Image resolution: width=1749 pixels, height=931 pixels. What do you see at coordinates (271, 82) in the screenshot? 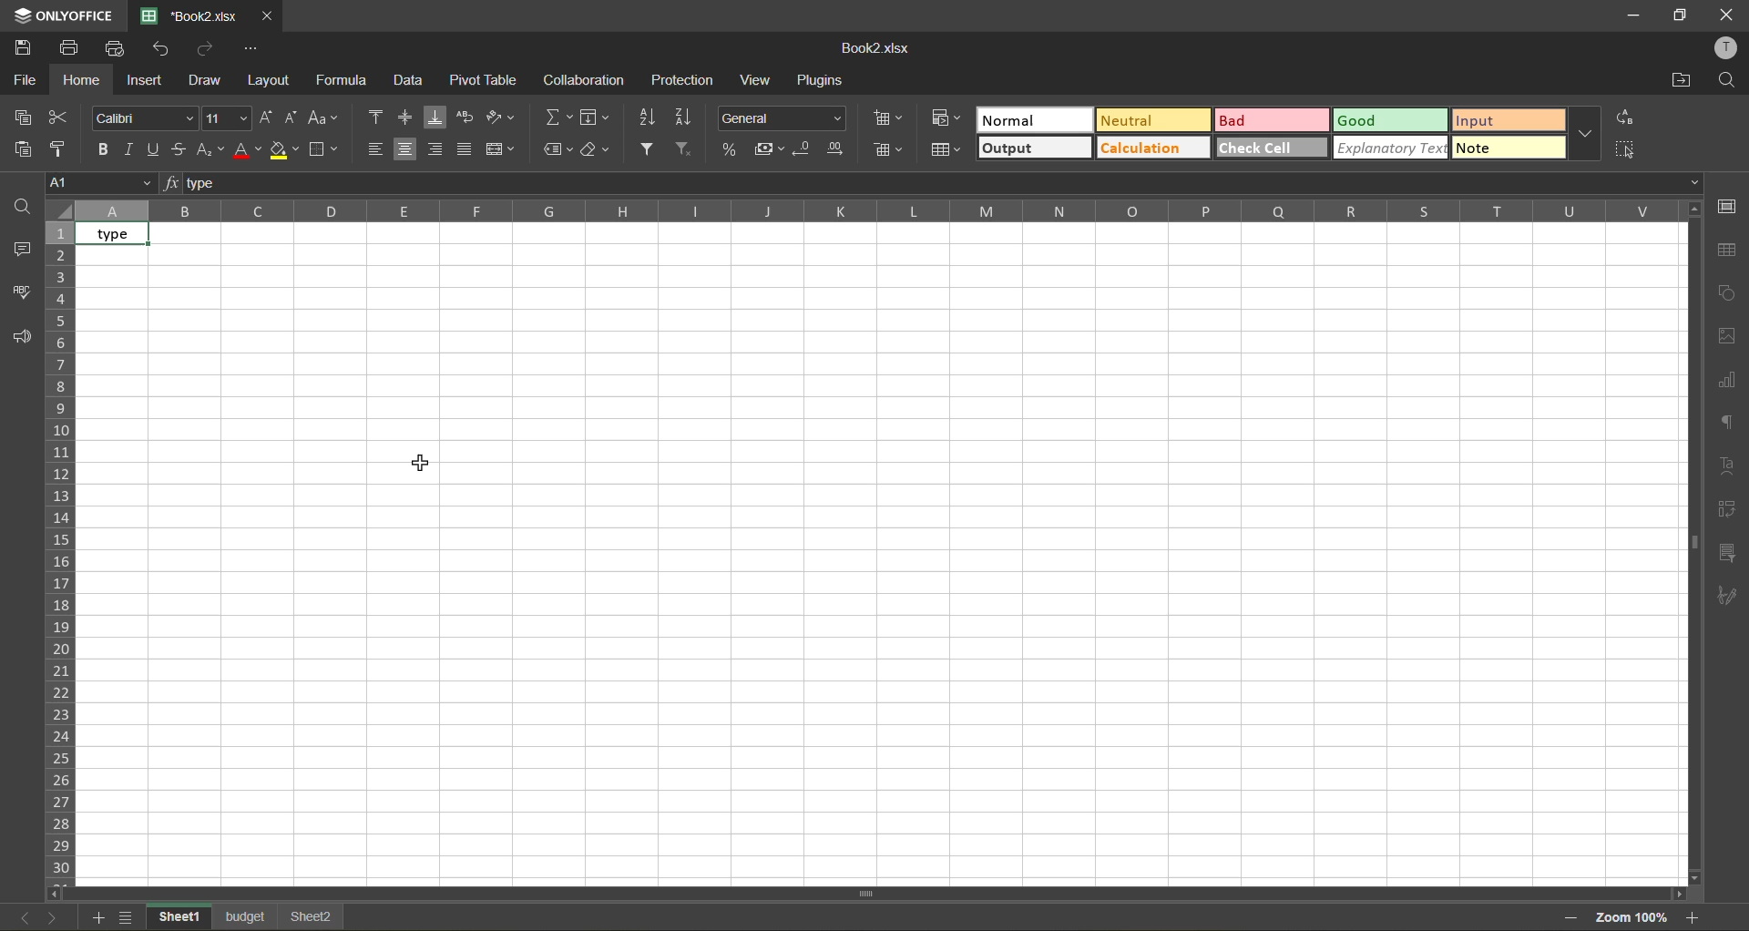
I see `layout` at bounding box center [271, 82].